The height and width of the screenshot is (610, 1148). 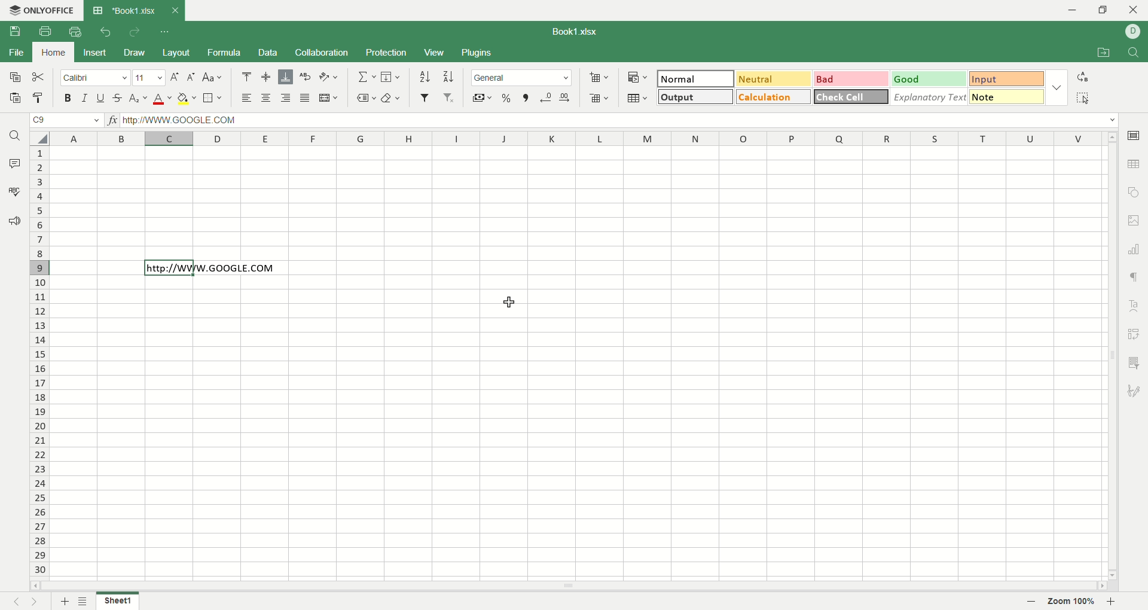 I want to click on feedback and support, so click(x=13, y=220).